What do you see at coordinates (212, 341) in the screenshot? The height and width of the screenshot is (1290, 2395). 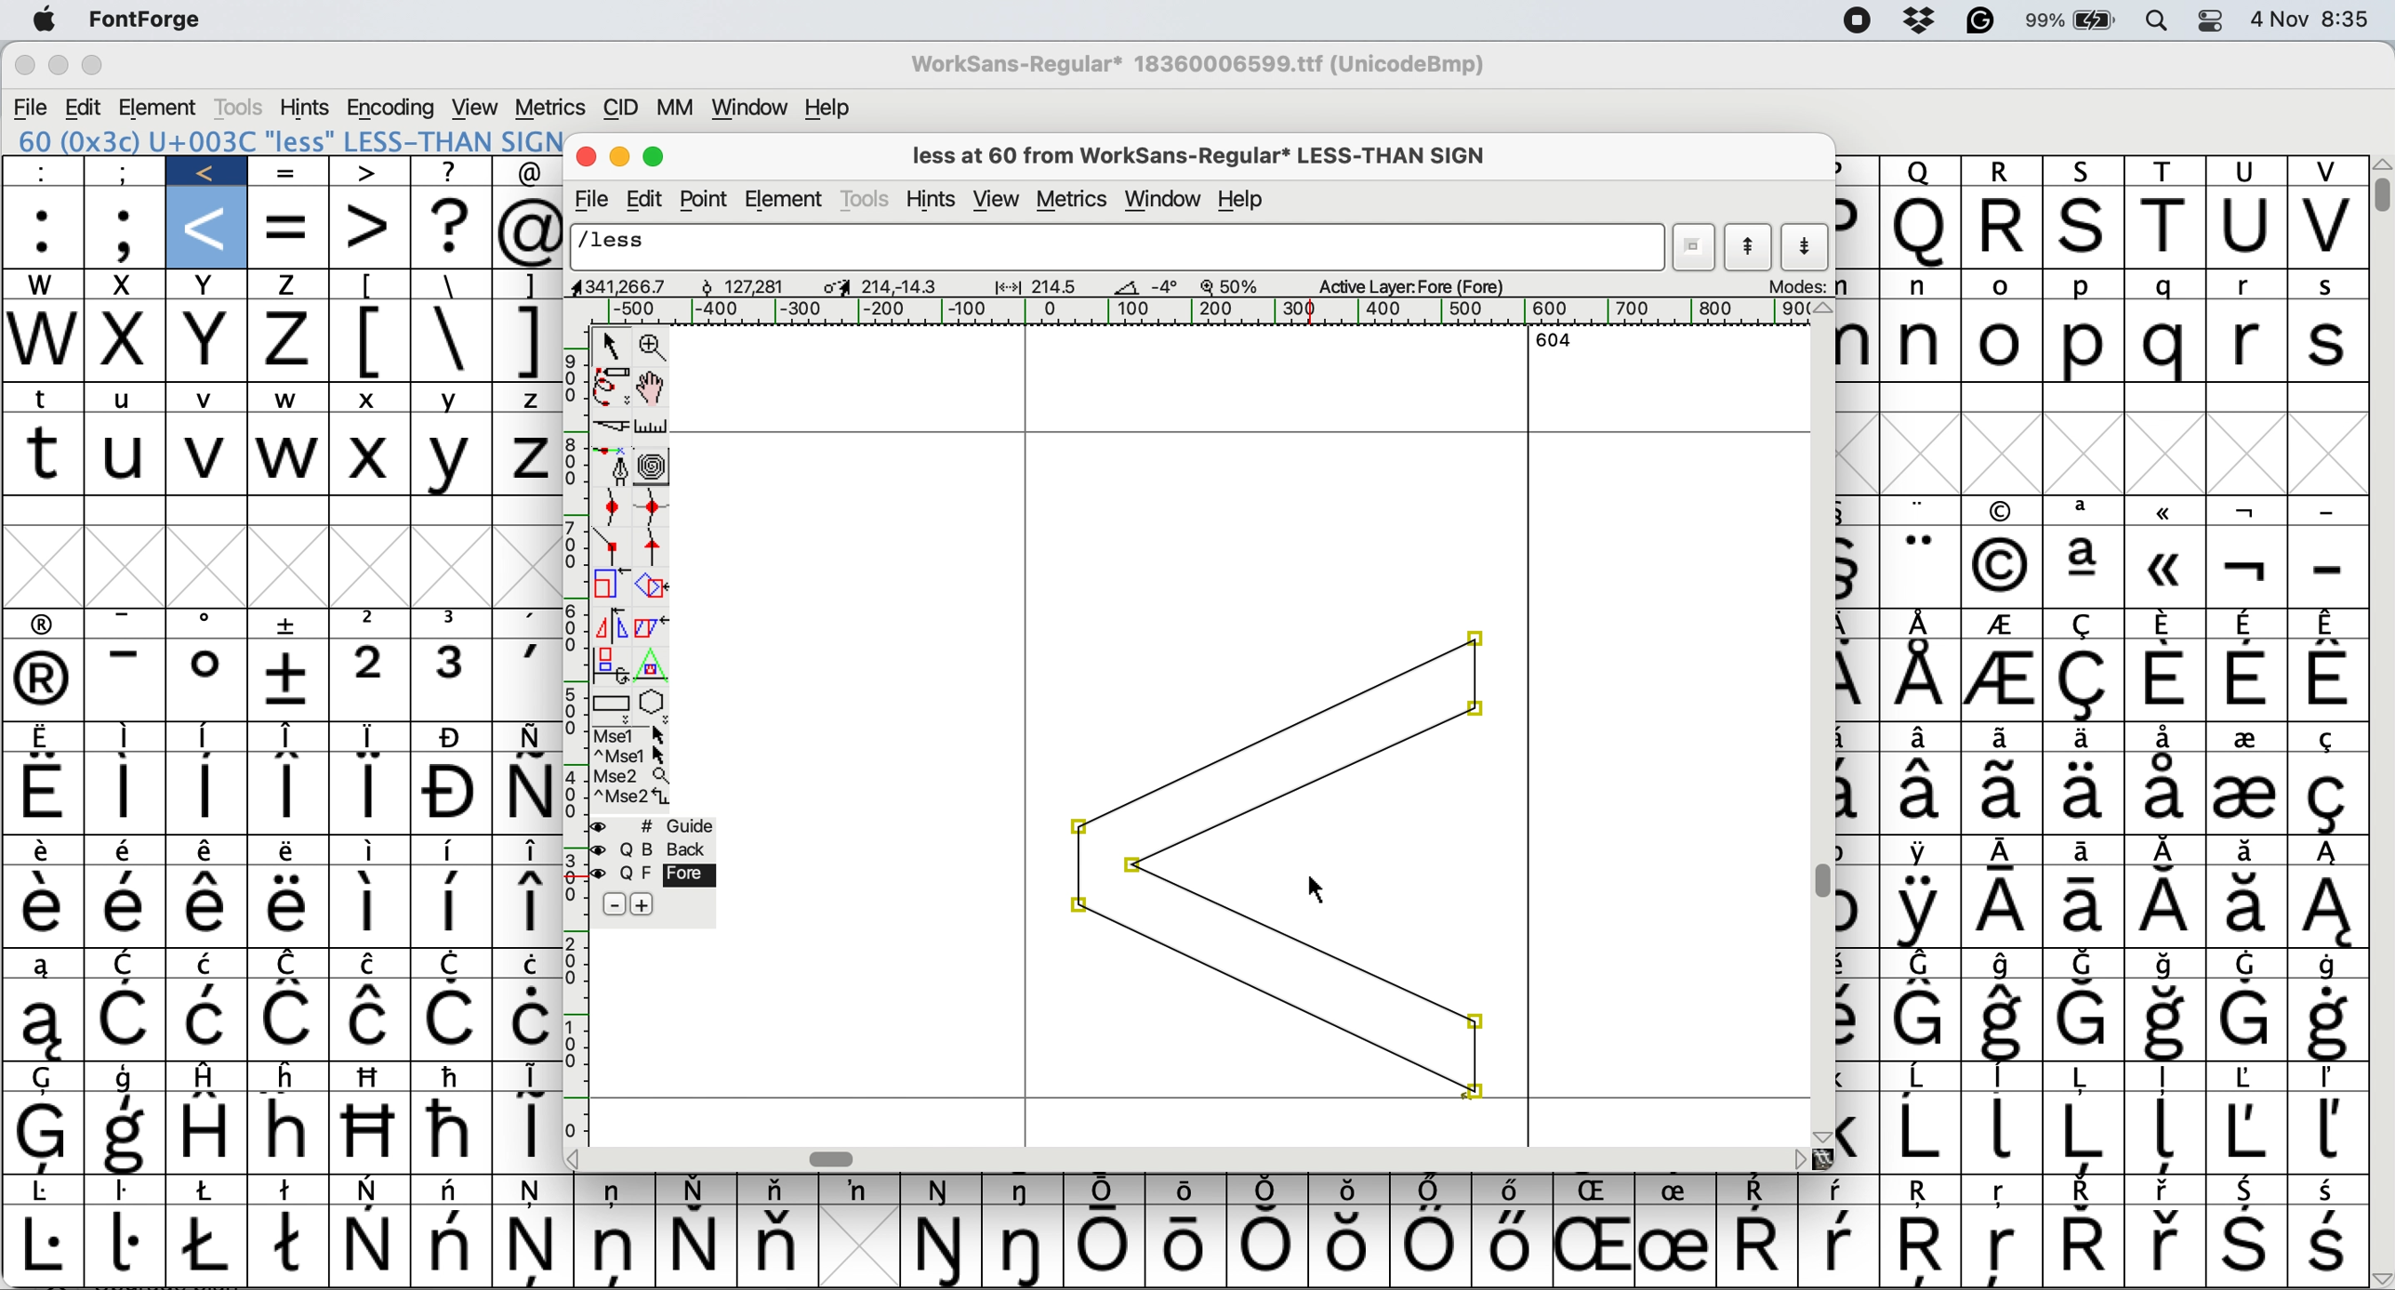 I see `x` at bounding box center [212, 341].